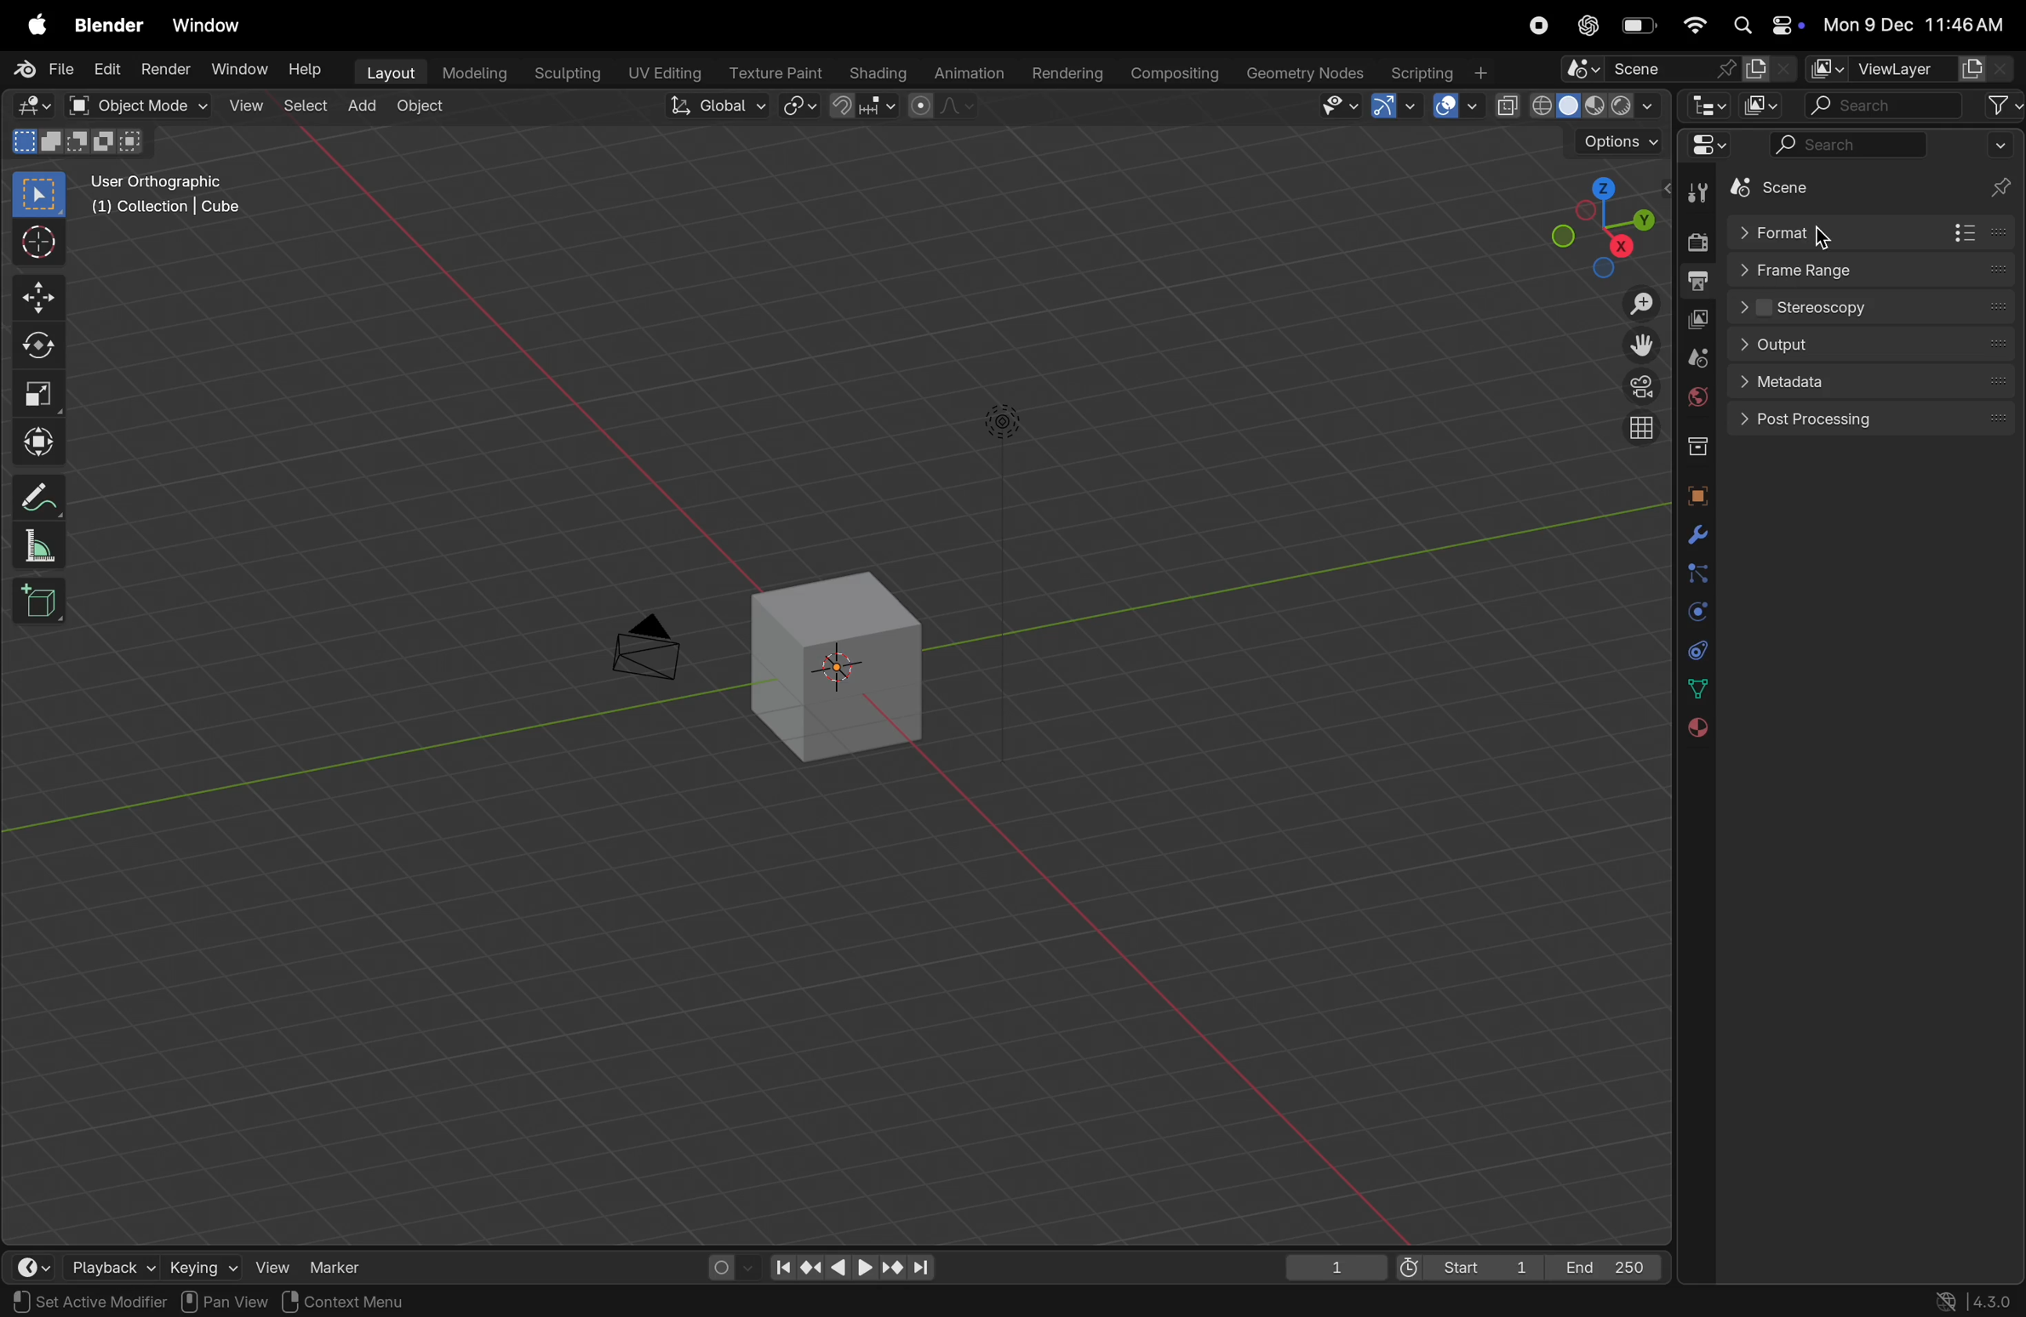 The width and height of the screenshot is (2026, 1317). Describe the element at coordinates (1336, 109) in the screenshot. I see `visibility` at that location.